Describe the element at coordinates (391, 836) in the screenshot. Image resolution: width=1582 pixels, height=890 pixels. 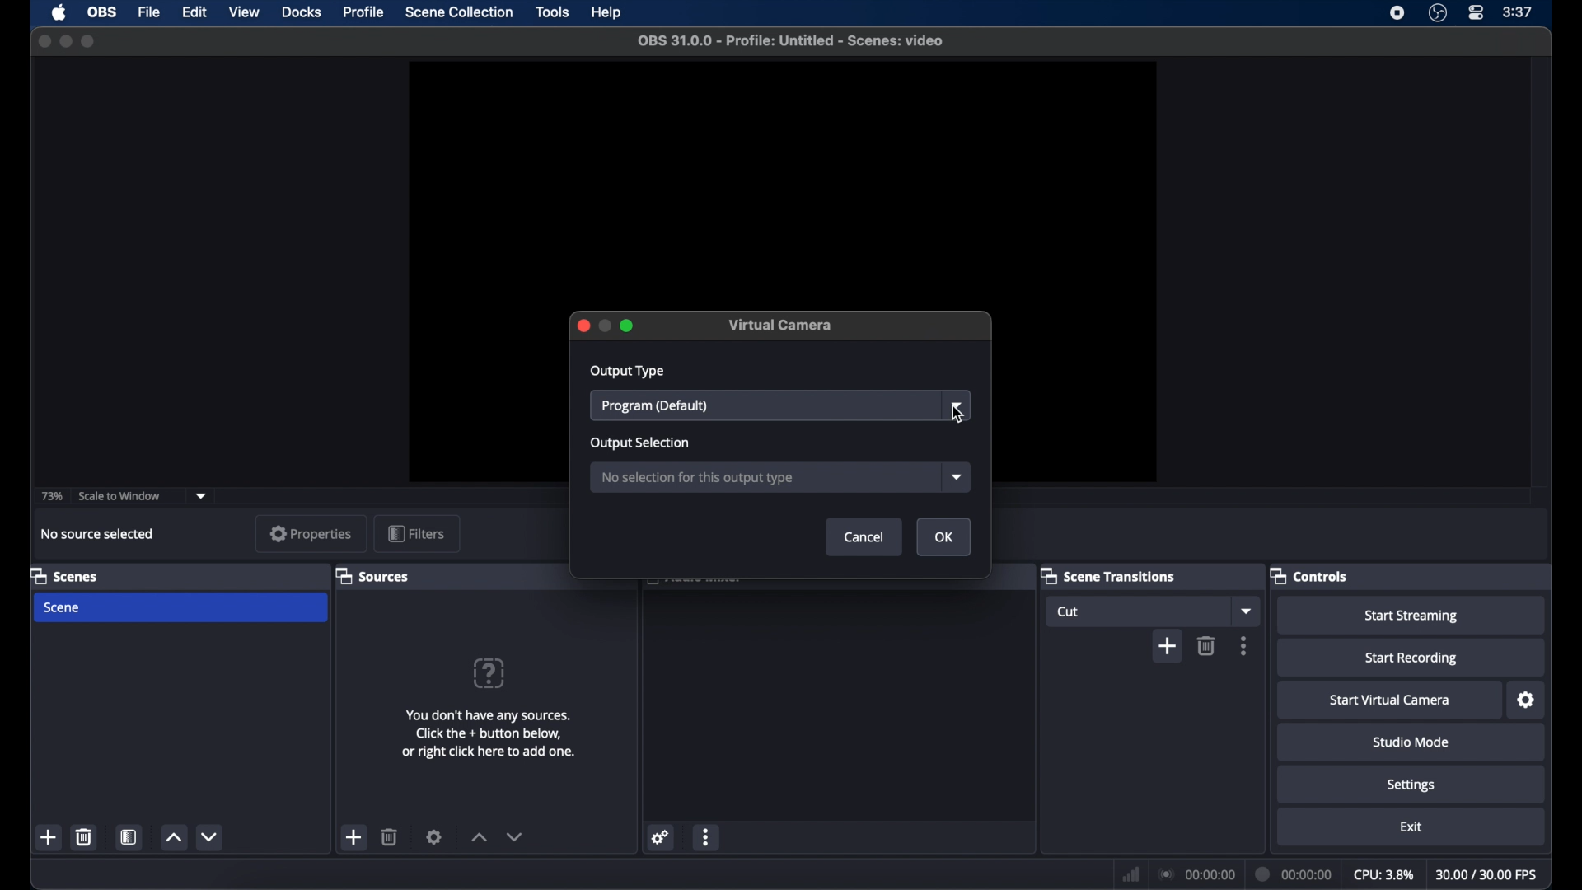
I see `delete` at that location.